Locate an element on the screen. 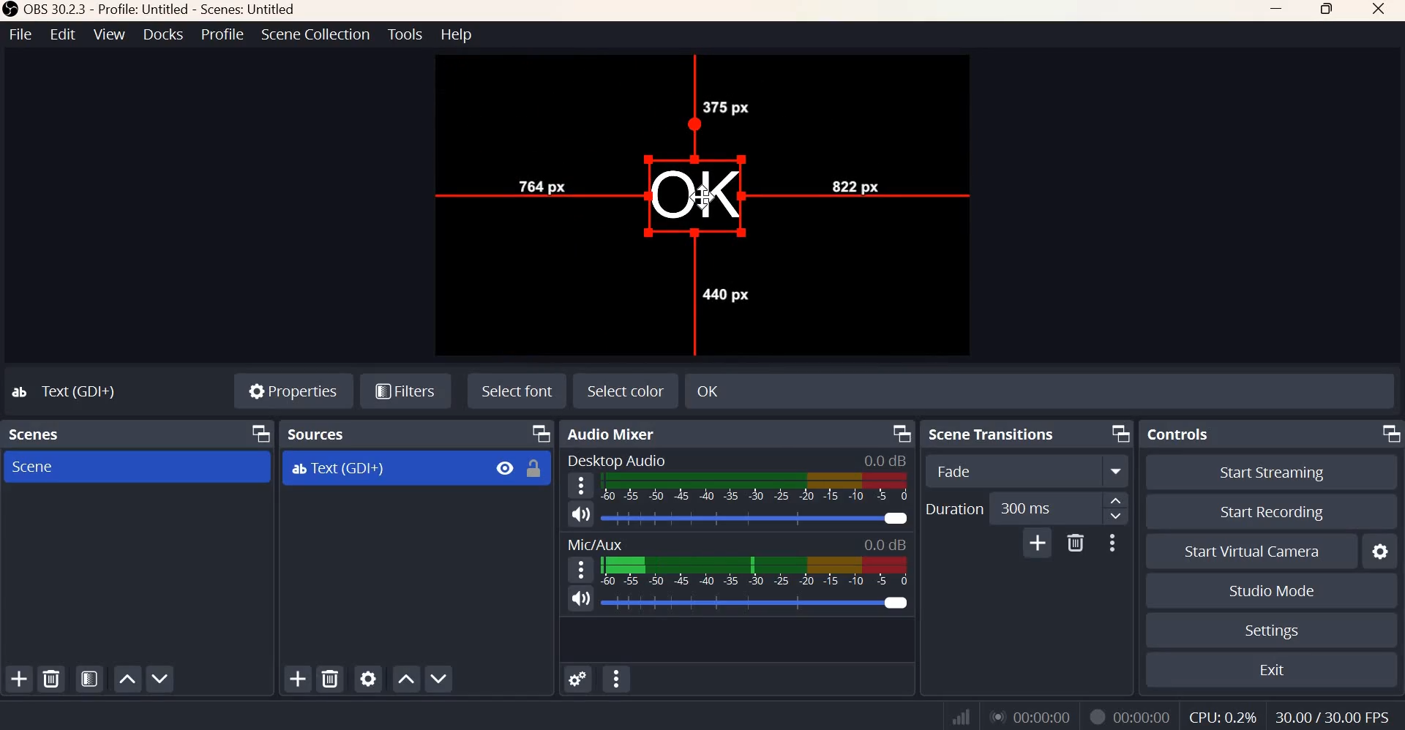  Exit is located at coordinates (1273, 669).